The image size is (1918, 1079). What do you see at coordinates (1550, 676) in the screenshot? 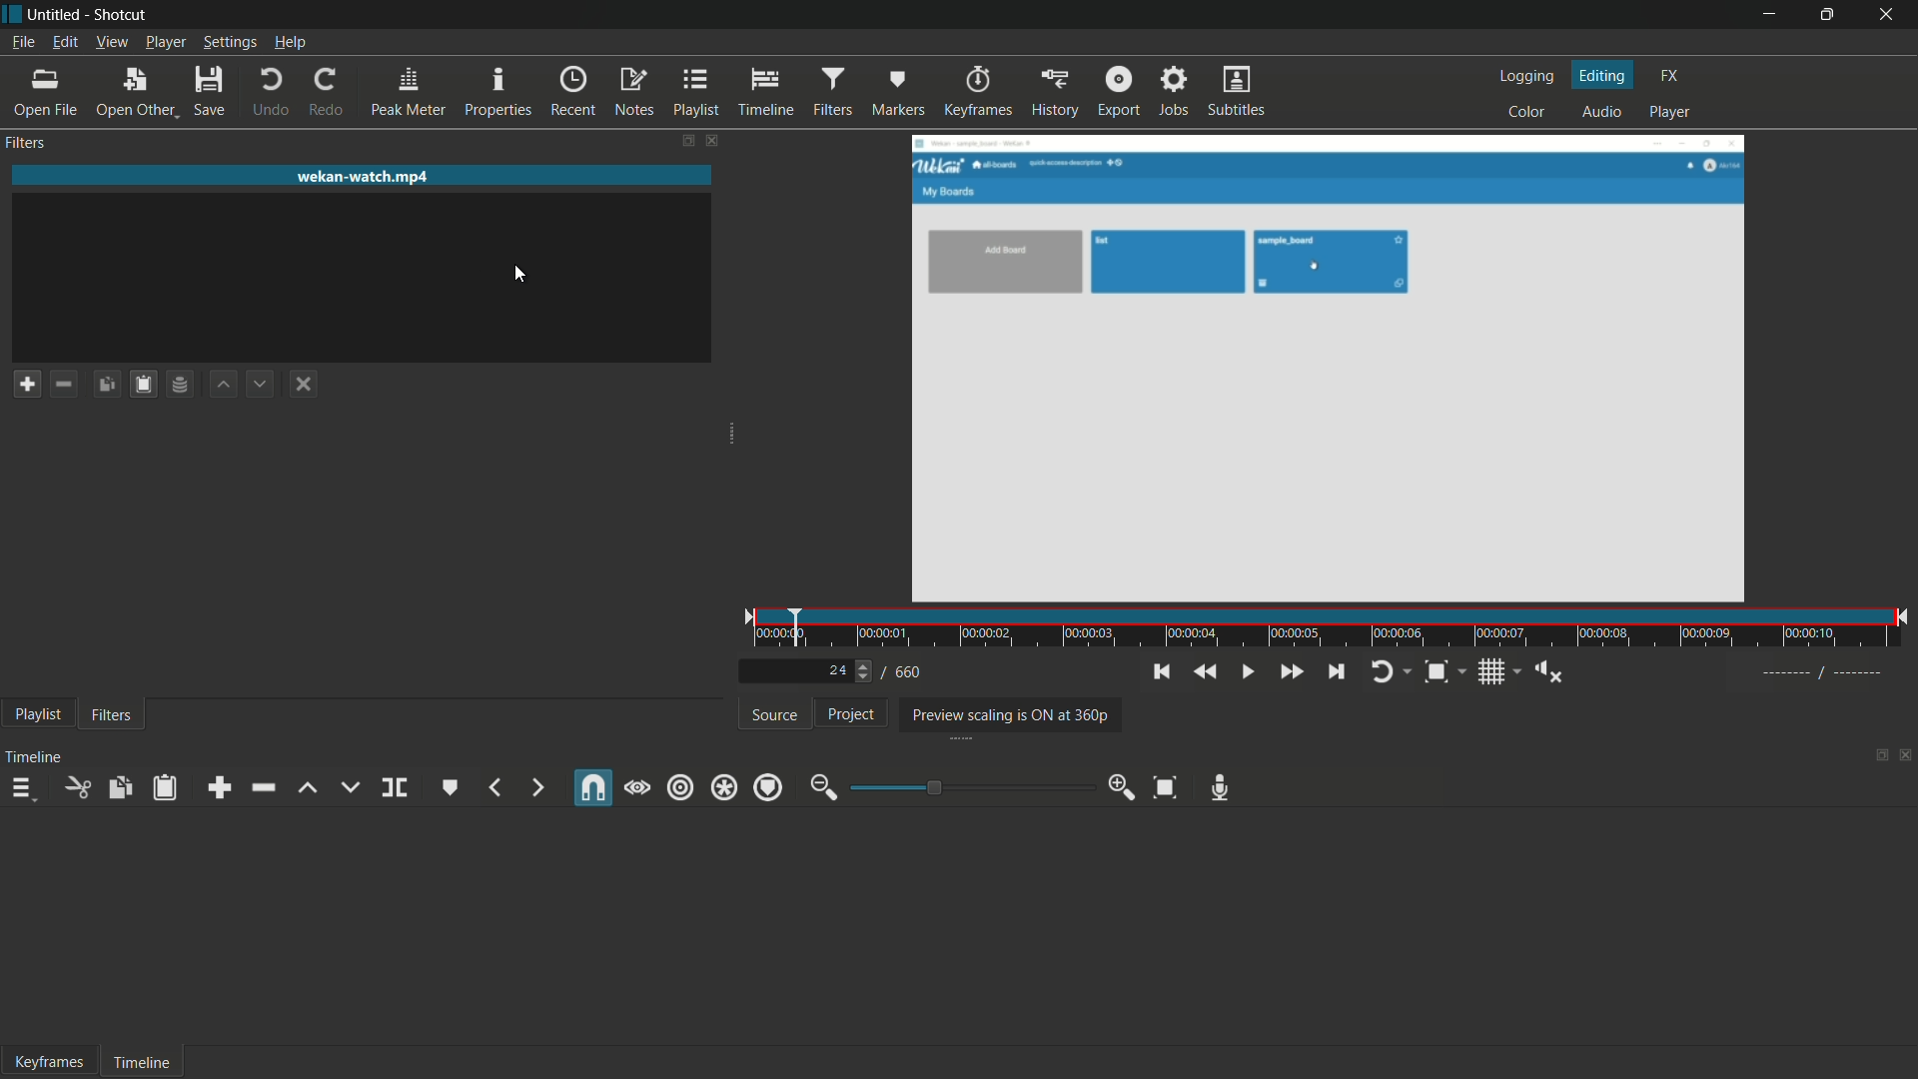
I see `` at bounding box center [1550, 676].